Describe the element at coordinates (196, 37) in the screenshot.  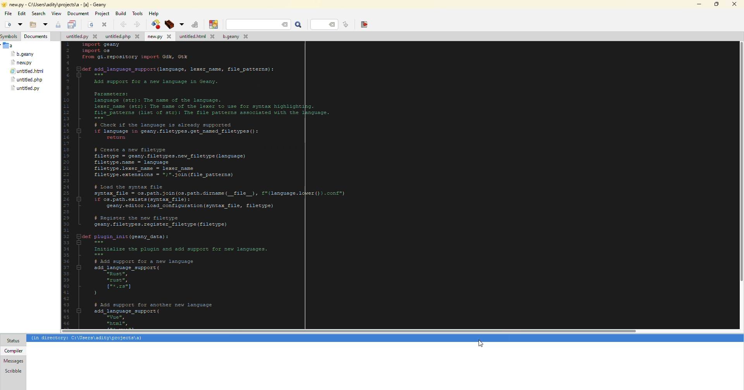
I see `file` at that location.